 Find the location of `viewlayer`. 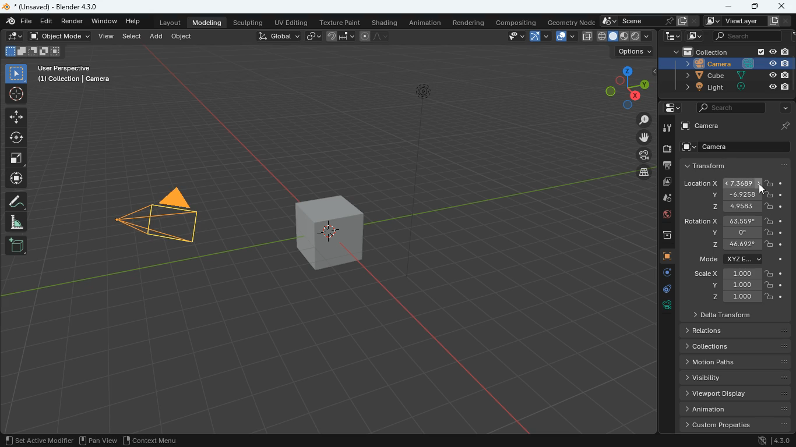

viewlayer is located at coordinates (746, 21).